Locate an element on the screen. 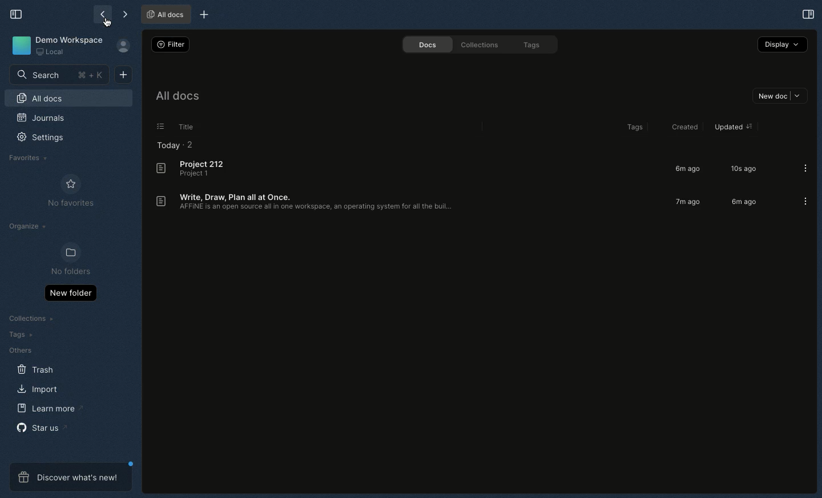  Favourites is located at coordinates (29, 158).